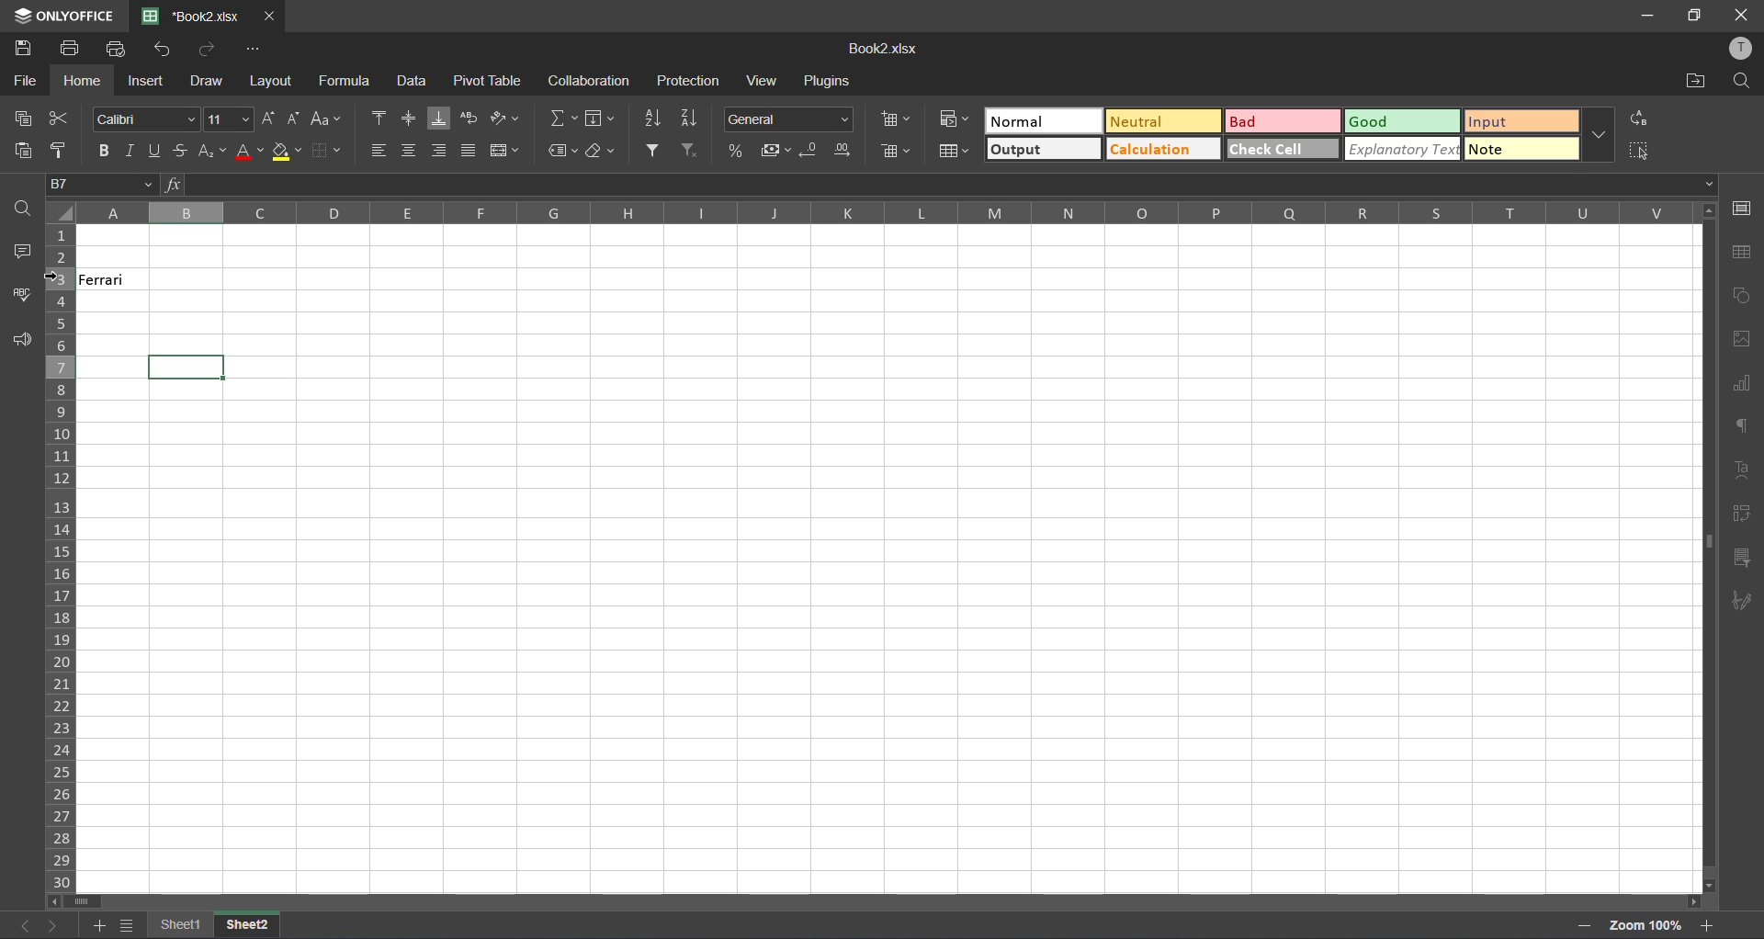  What do you see at coordinates (99, 925) in the screenshot?
I see `add sheet` at bounding box center [99, 925].